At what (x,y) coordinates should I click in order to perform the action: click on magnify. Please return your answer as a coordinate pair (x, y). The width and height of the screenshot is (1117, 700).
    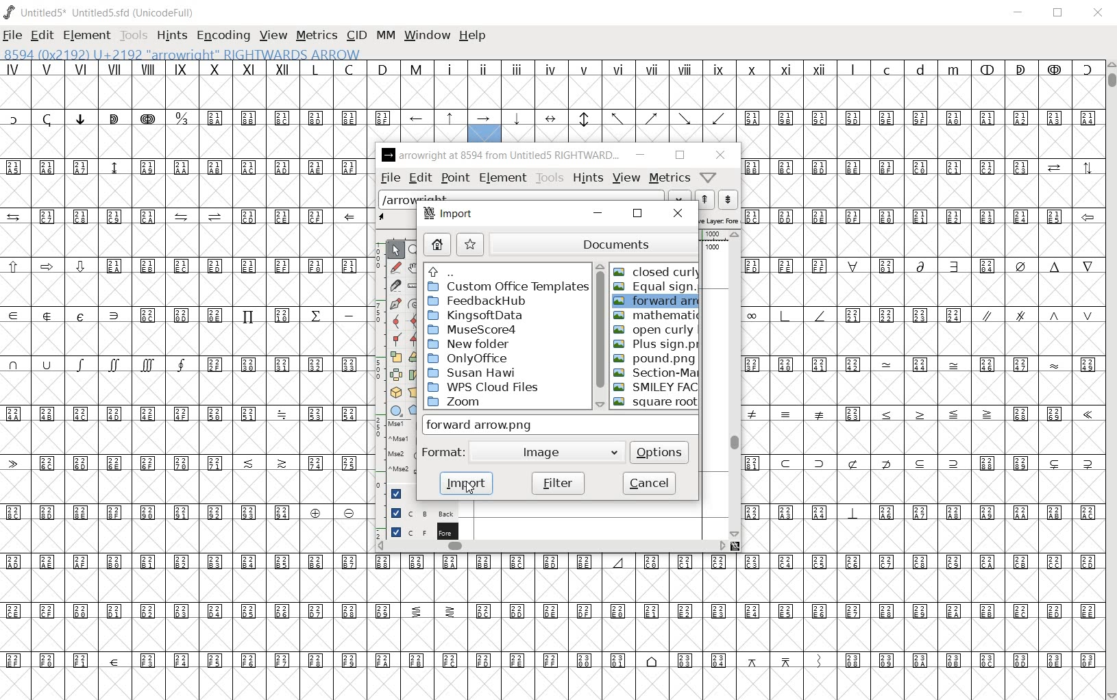
    Looking at the image, I should click on (417, 251).